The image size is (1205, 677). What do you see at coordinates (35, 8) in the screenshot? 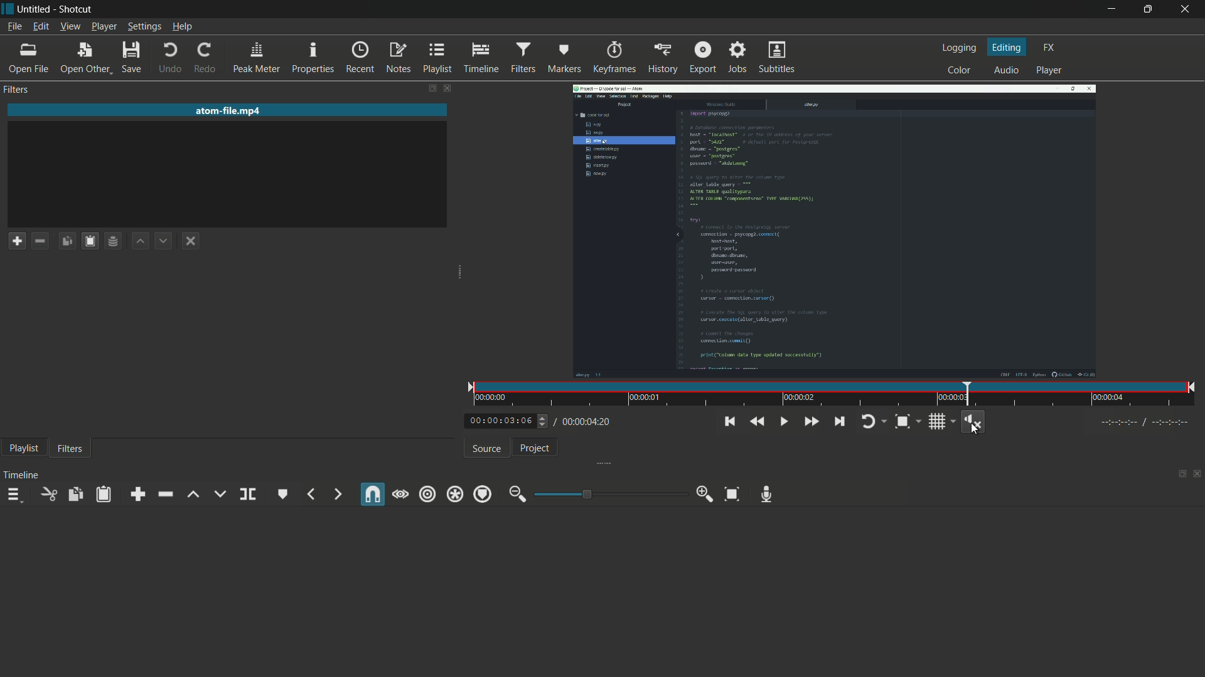
I see `Untitled` at bounding box center [35, 8].